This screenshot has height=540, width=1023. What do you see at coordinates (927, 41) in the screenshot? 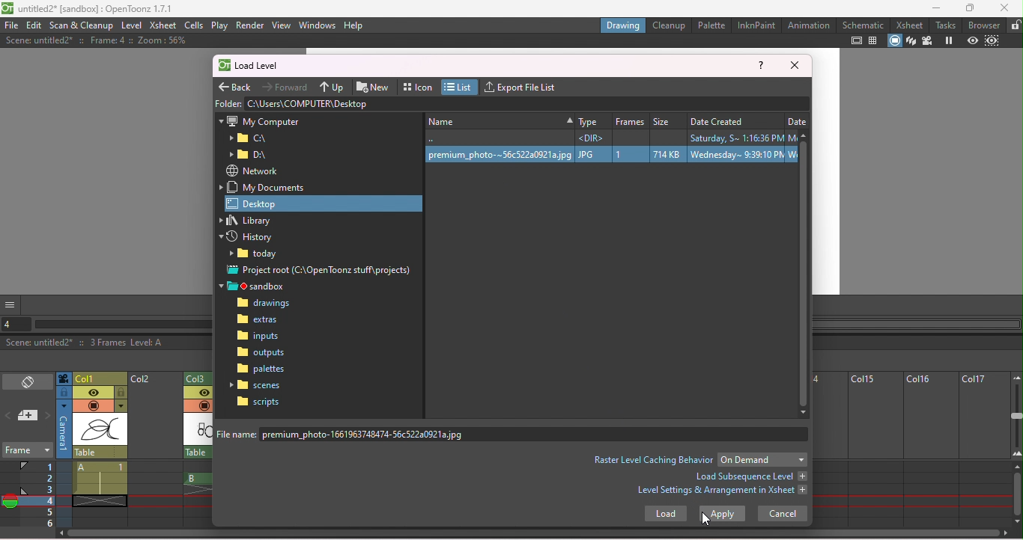
I see `Camera view` at bounding box center [927, 41].